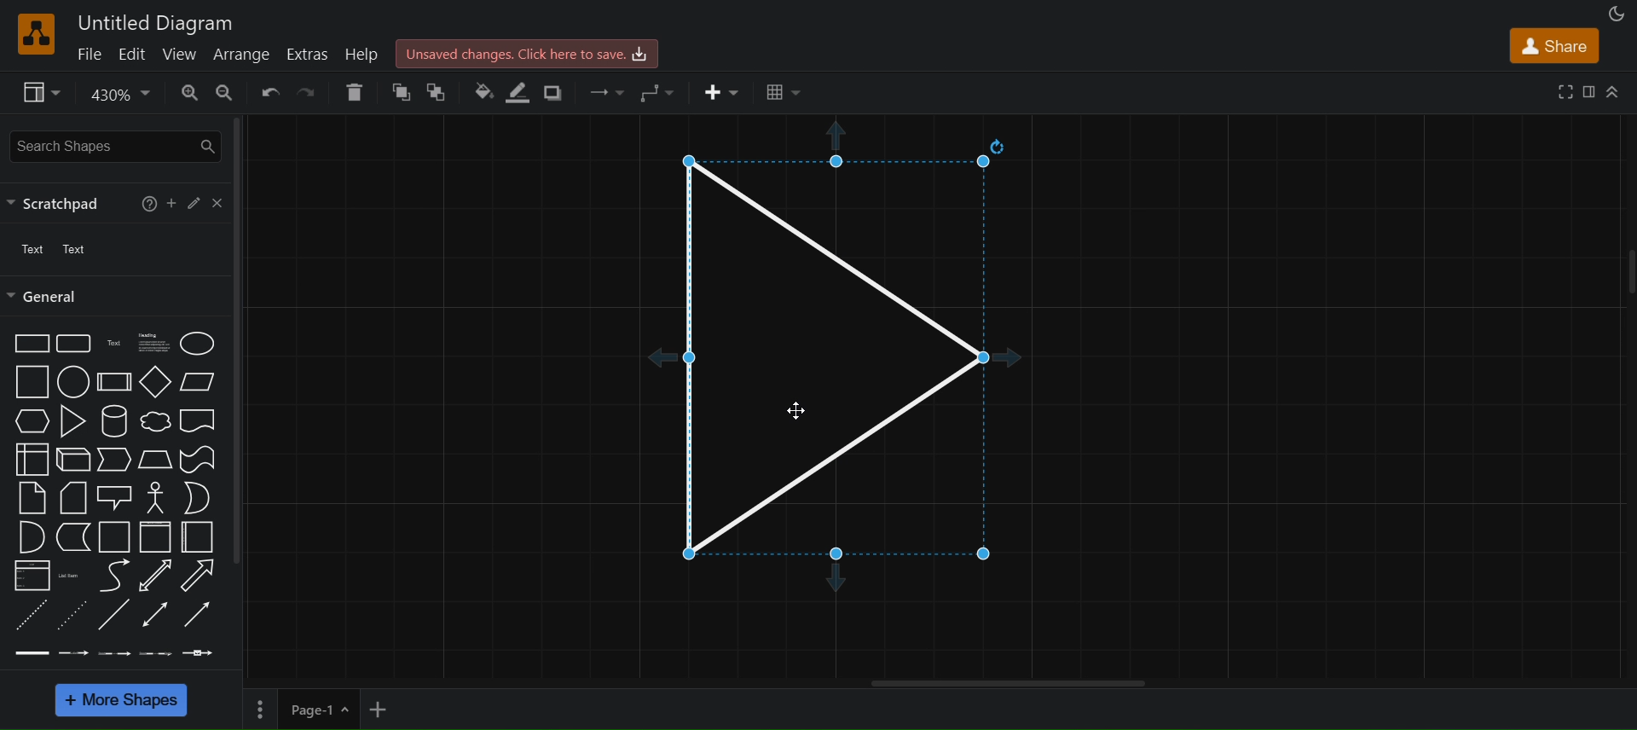  Describe the element at coordinates (241, 53) in the screenshot. I see `arrange` at that location.